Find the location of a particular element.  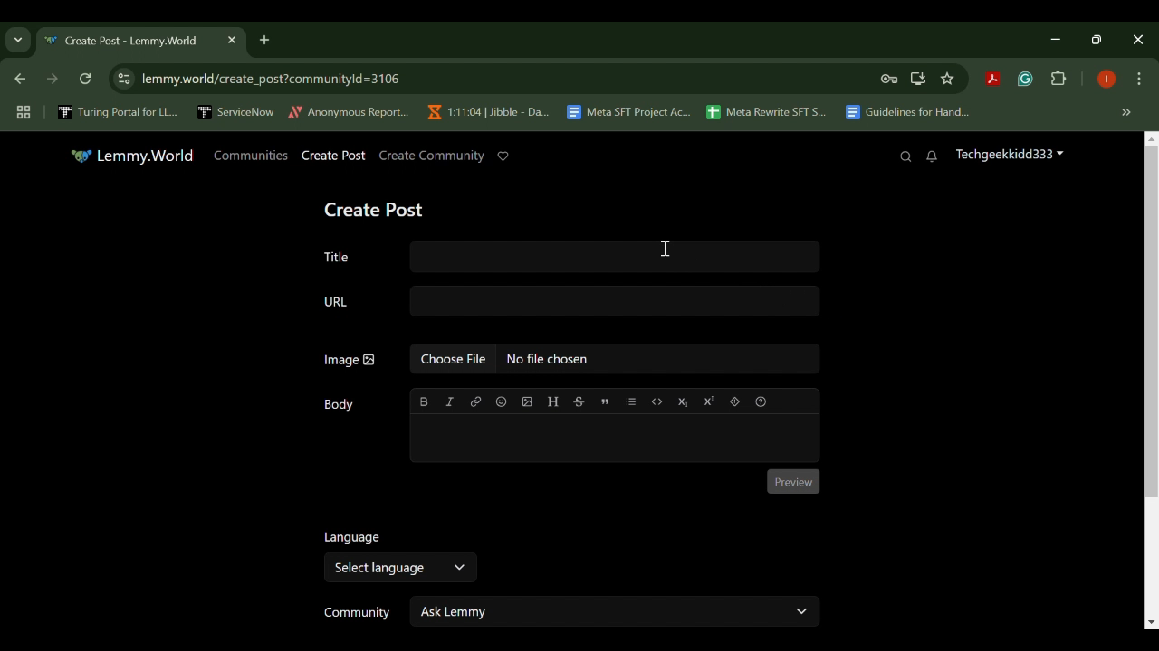

link is located at coordinates (476, 401).